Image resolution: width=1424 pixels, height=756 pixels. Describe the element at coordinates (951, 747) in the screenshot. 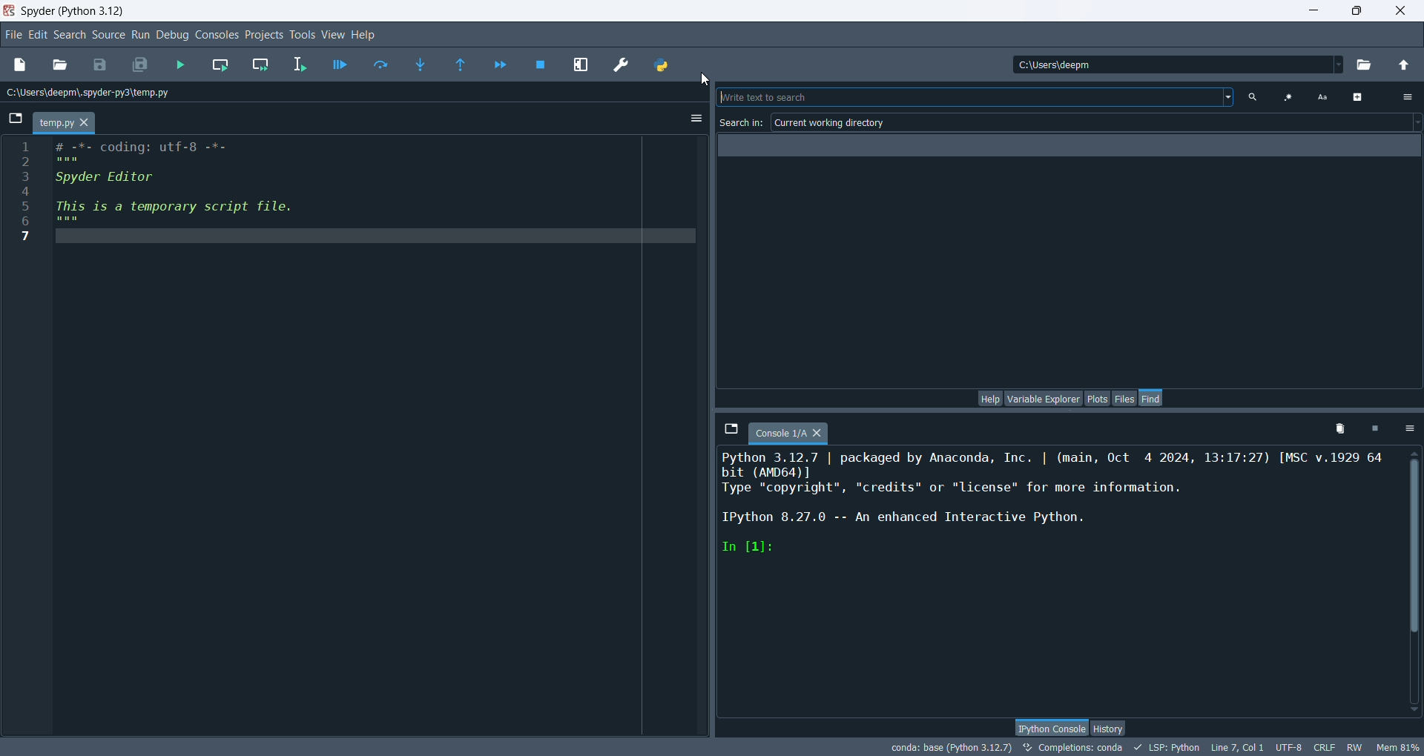

I see `conda:base` at that location.